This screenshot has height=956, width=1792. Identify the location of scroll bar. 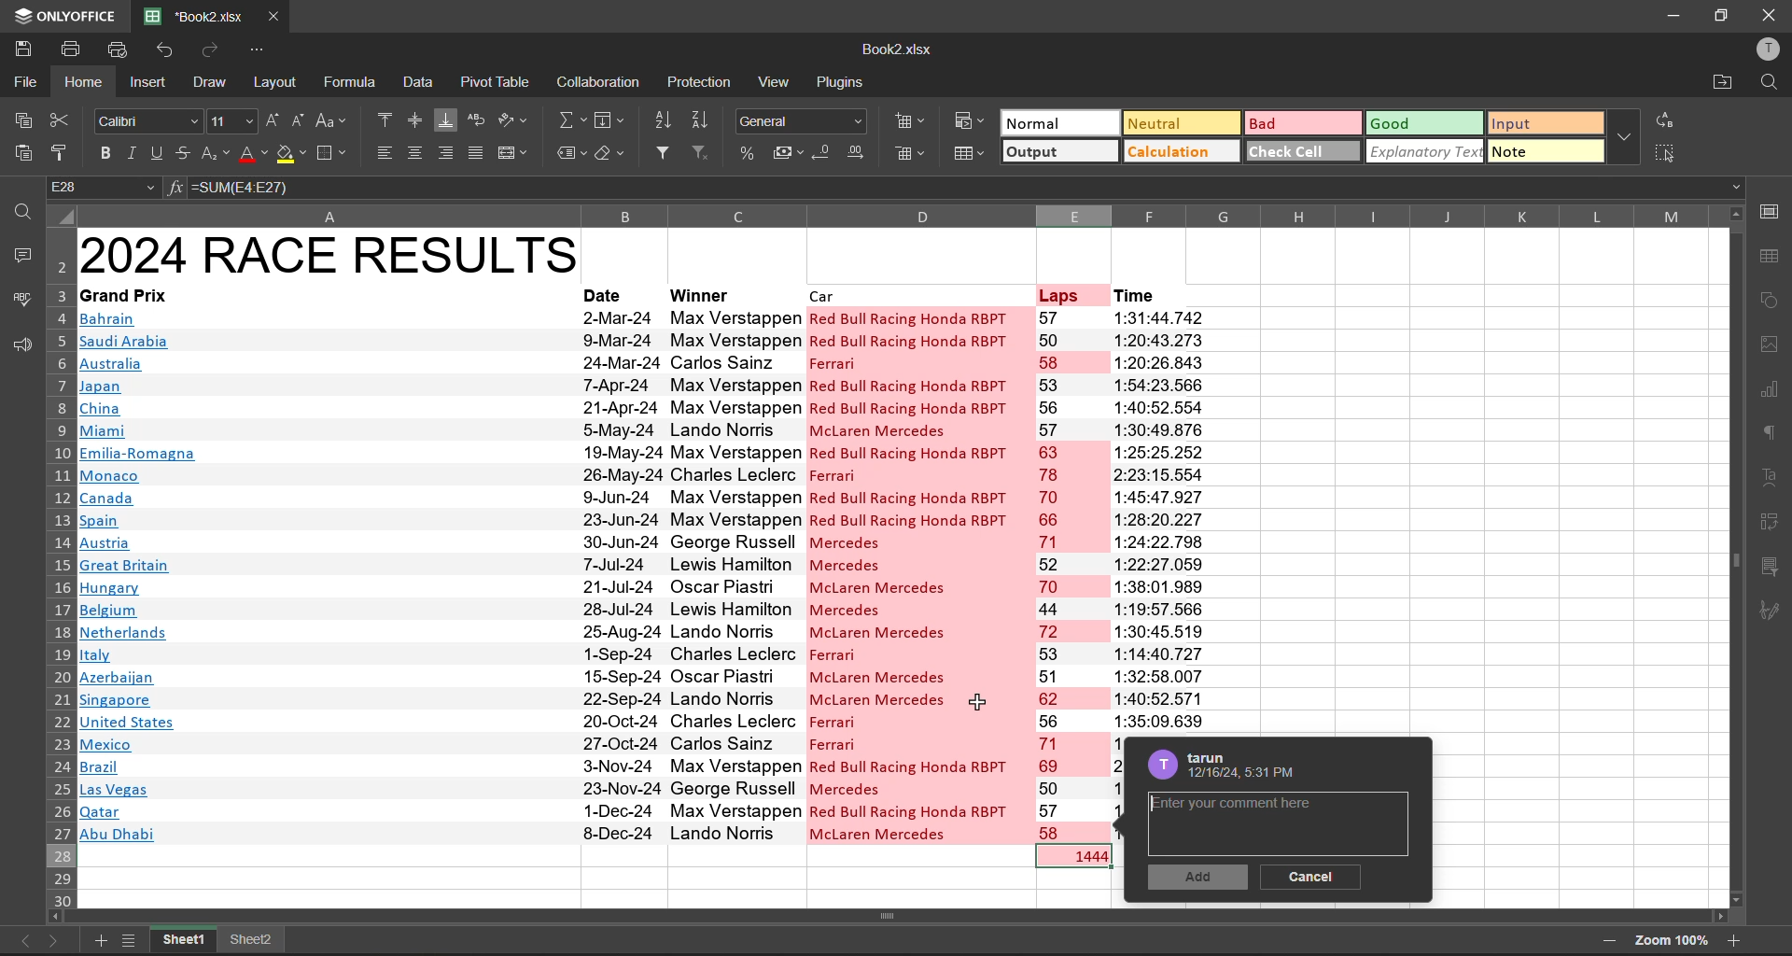
(1739, 555).